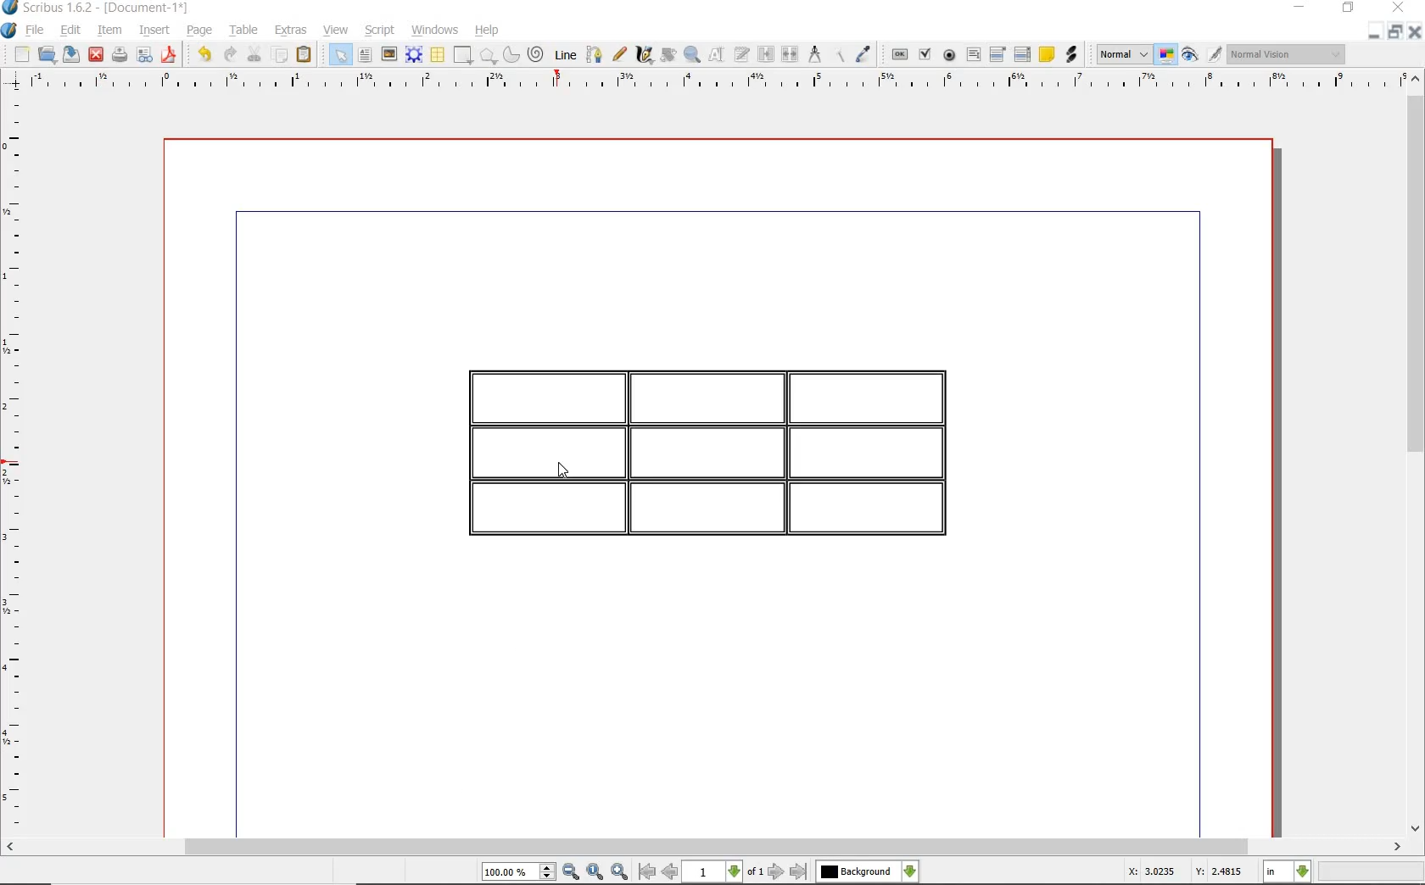 This screenshot has width=1425, height=885. Describe the element at coordinates (142, 56) in the screenshot. I see `preflight verifier` at that location.